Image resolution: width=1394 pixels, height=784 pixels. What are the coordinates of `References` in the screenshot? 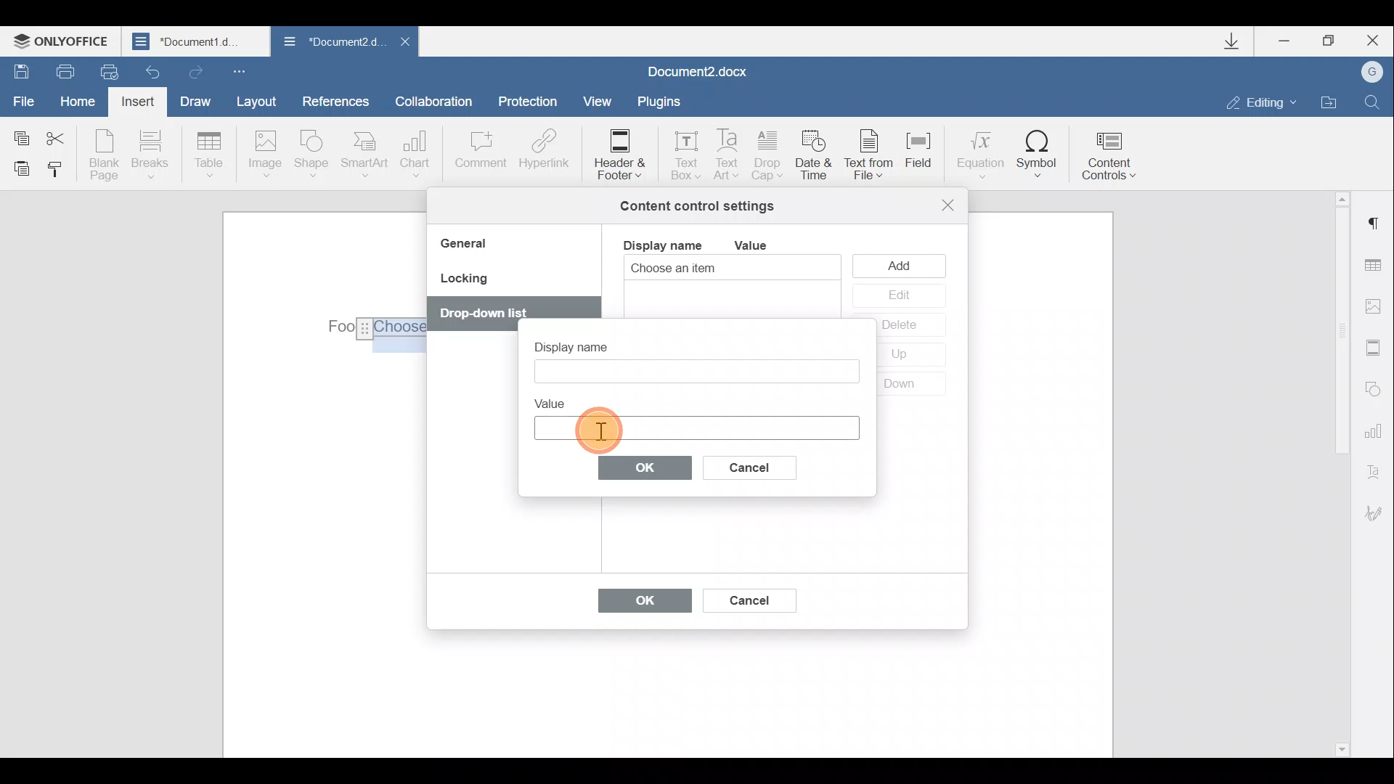 It's located at (335, 99).